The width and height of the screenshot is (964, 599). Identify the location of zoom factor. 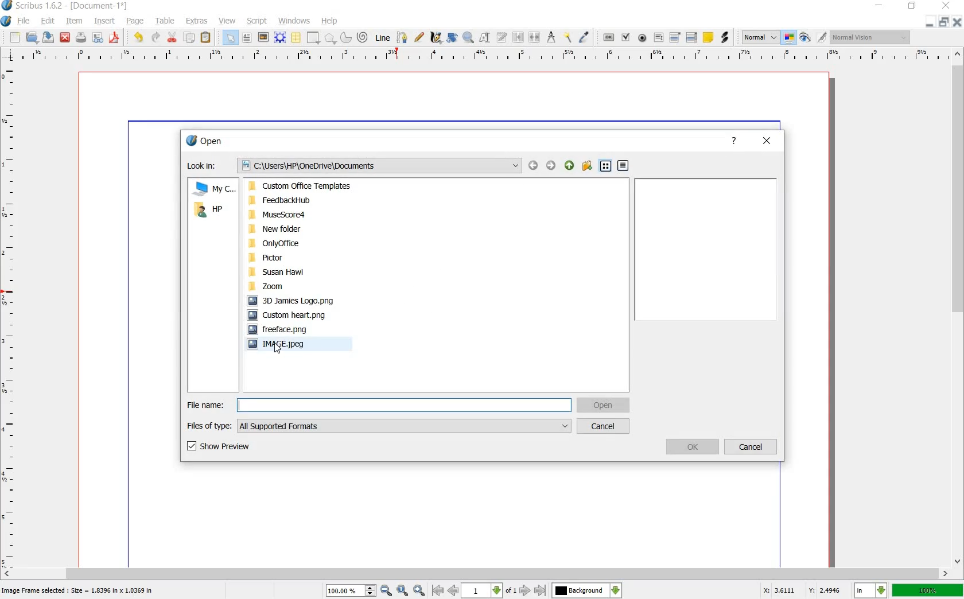
(928, 591).